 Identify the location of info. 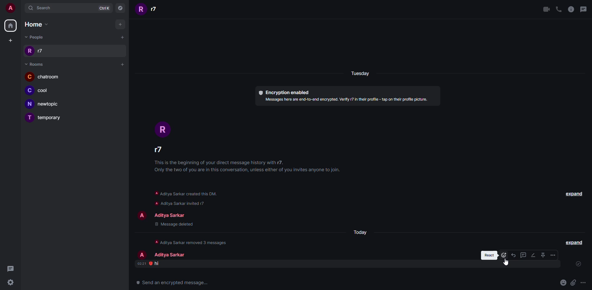
(186, 193).